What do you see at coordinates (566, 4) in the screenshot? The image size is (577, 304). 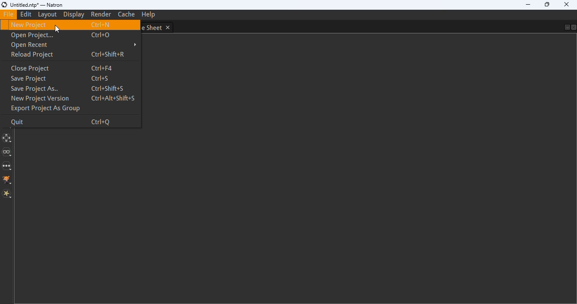 I see `close` at bounding box center [566, 4].